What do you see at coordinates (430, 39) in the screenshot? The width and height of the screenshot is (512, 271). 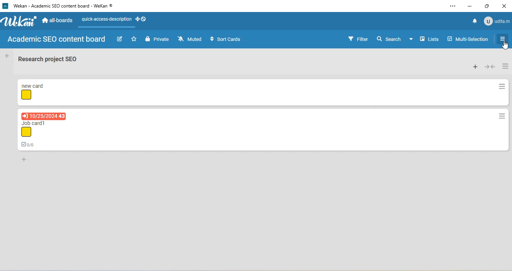 I see `lists` at bounding box center [430, 39].